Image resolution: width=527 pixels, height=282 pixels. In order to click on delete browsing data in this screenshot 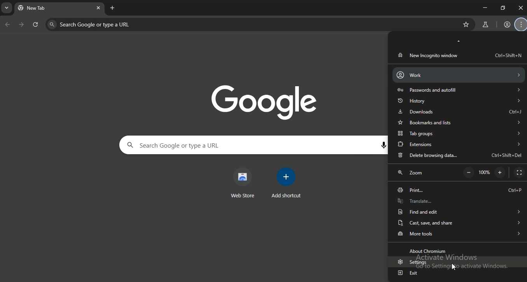, I will do `click(459, 156)`.